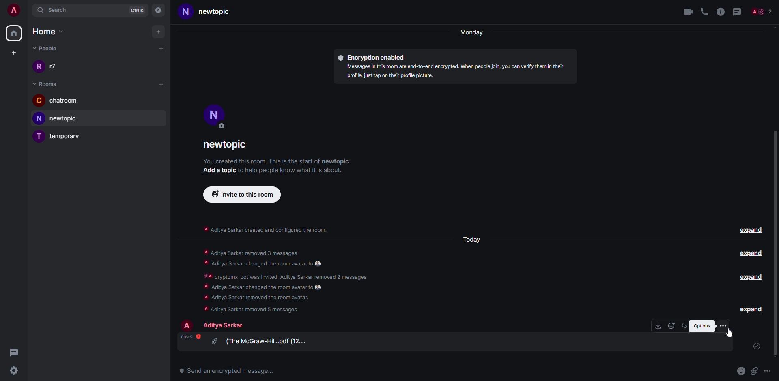 The height and width of the screenshot is (381, 779). Describe the element at coordinates (684, 326) in the screenshot. I see `reply` at that location.